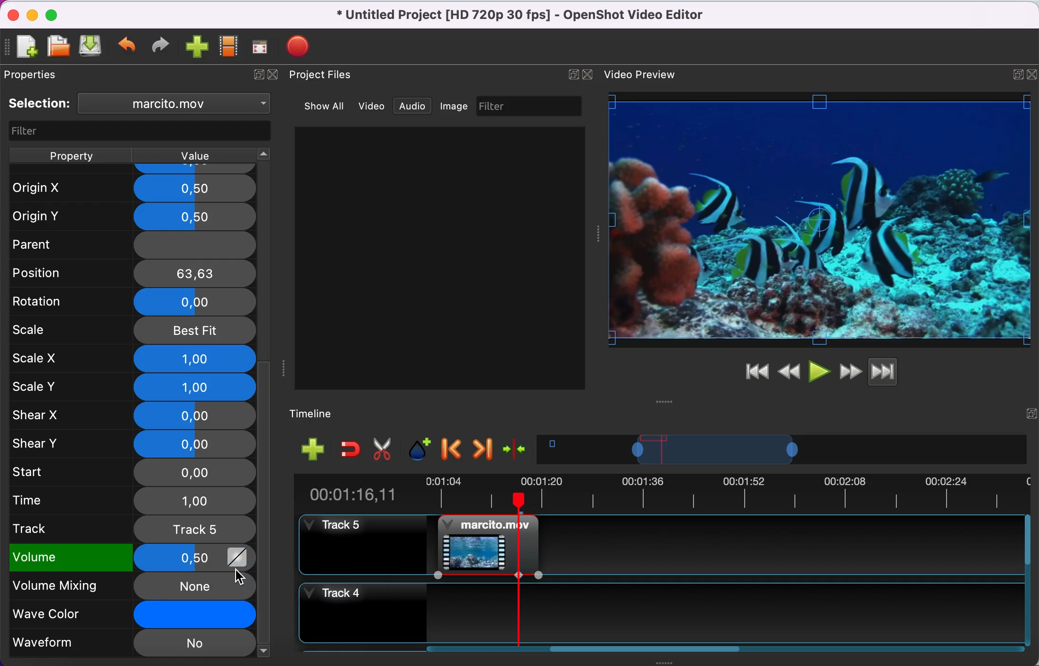  Describe the element at coordinates (134, 330) in the screenshot. I see `scale best fit` at that location.